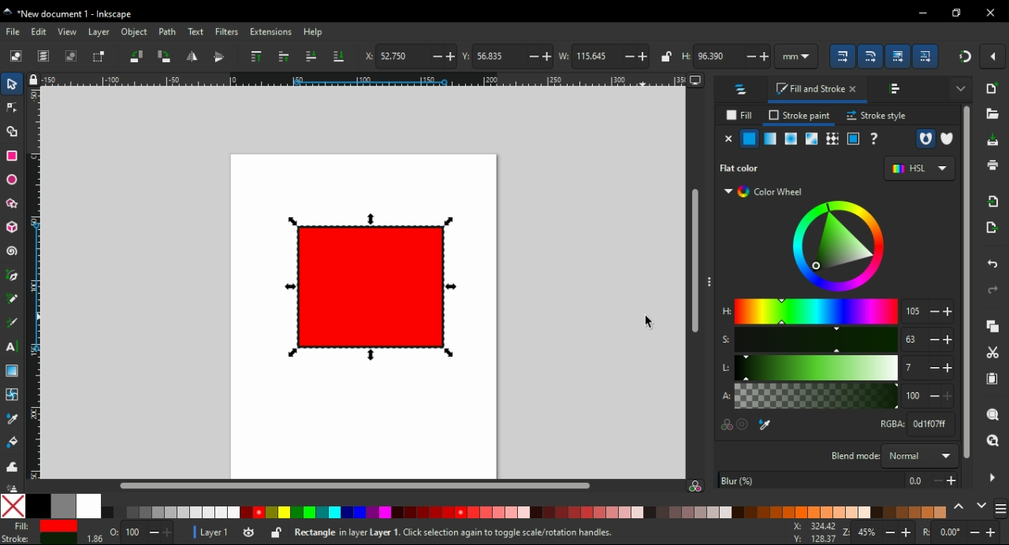  Describe the element at coordinates (817, 367) in the screenshot. I see `lightness` at that location.